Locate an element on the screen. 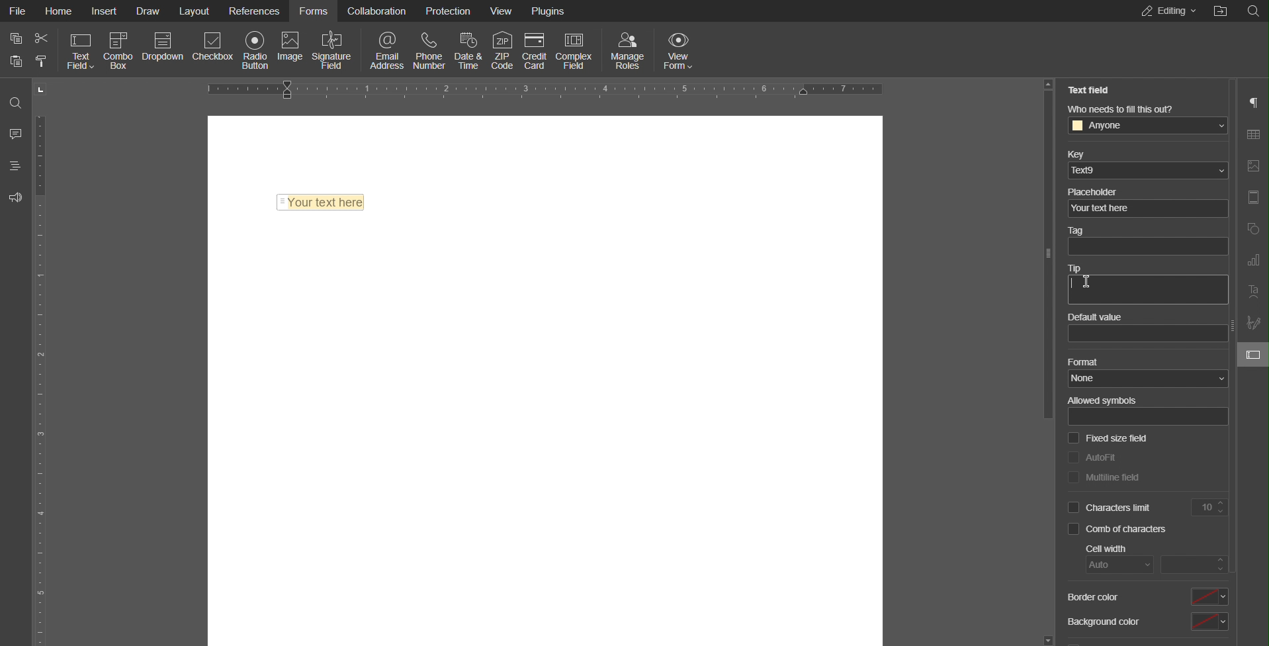 The image size is (1269, 646). Table Settings is located at coordinates (1252, 133).